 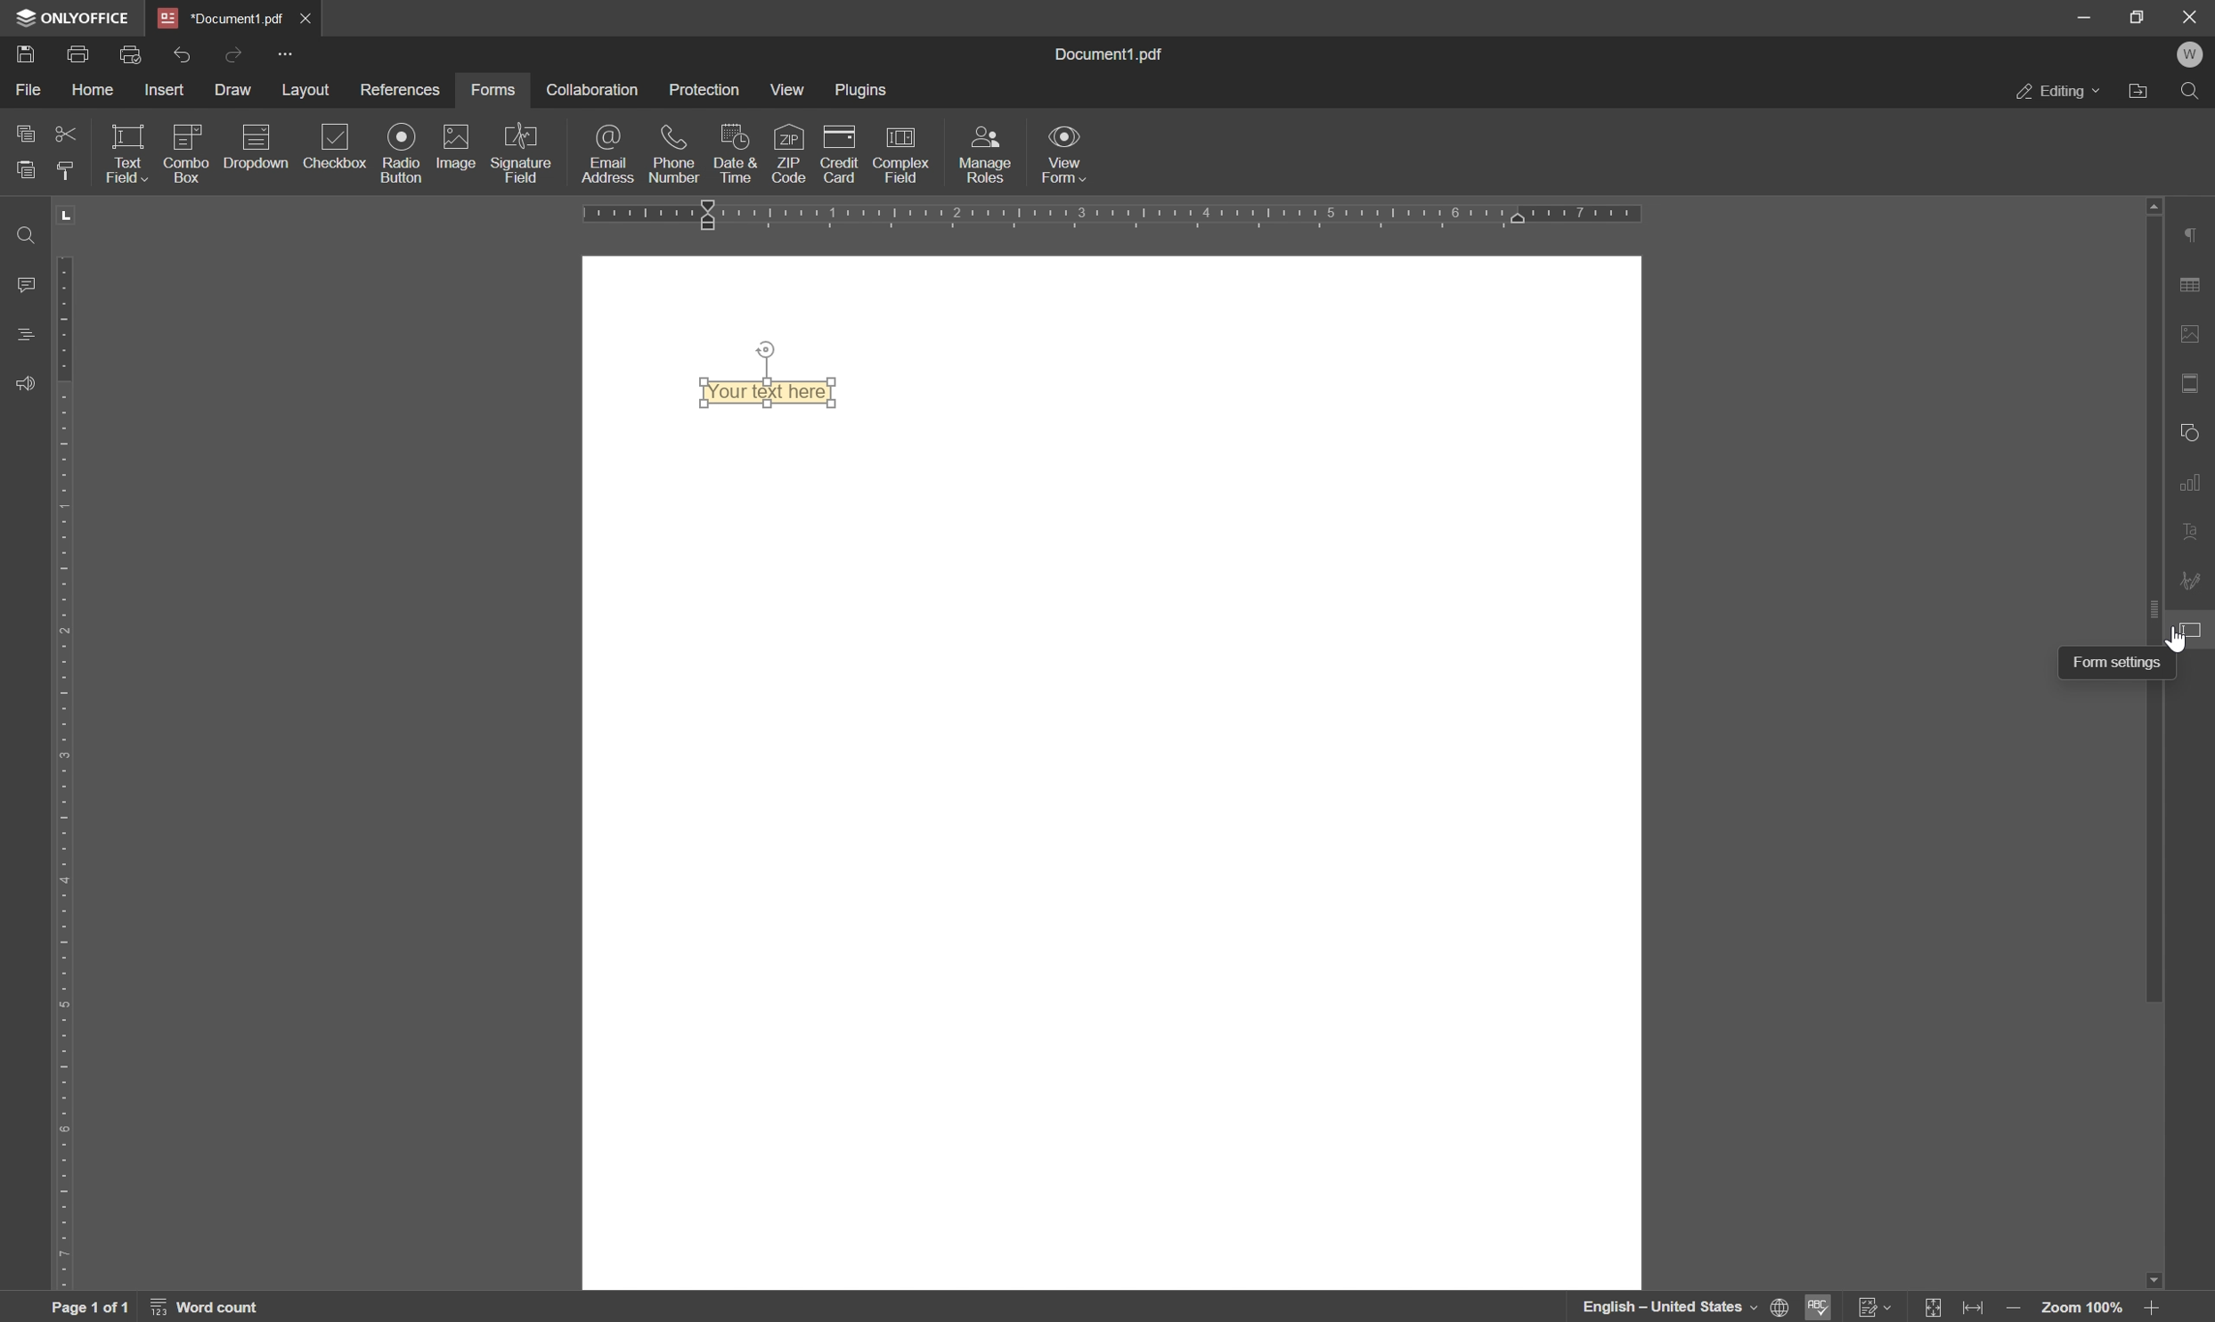 What do you see at coordinates (2195, 486) in the screenshot?
I see `chart settings` at bounding box center [2195, 486].